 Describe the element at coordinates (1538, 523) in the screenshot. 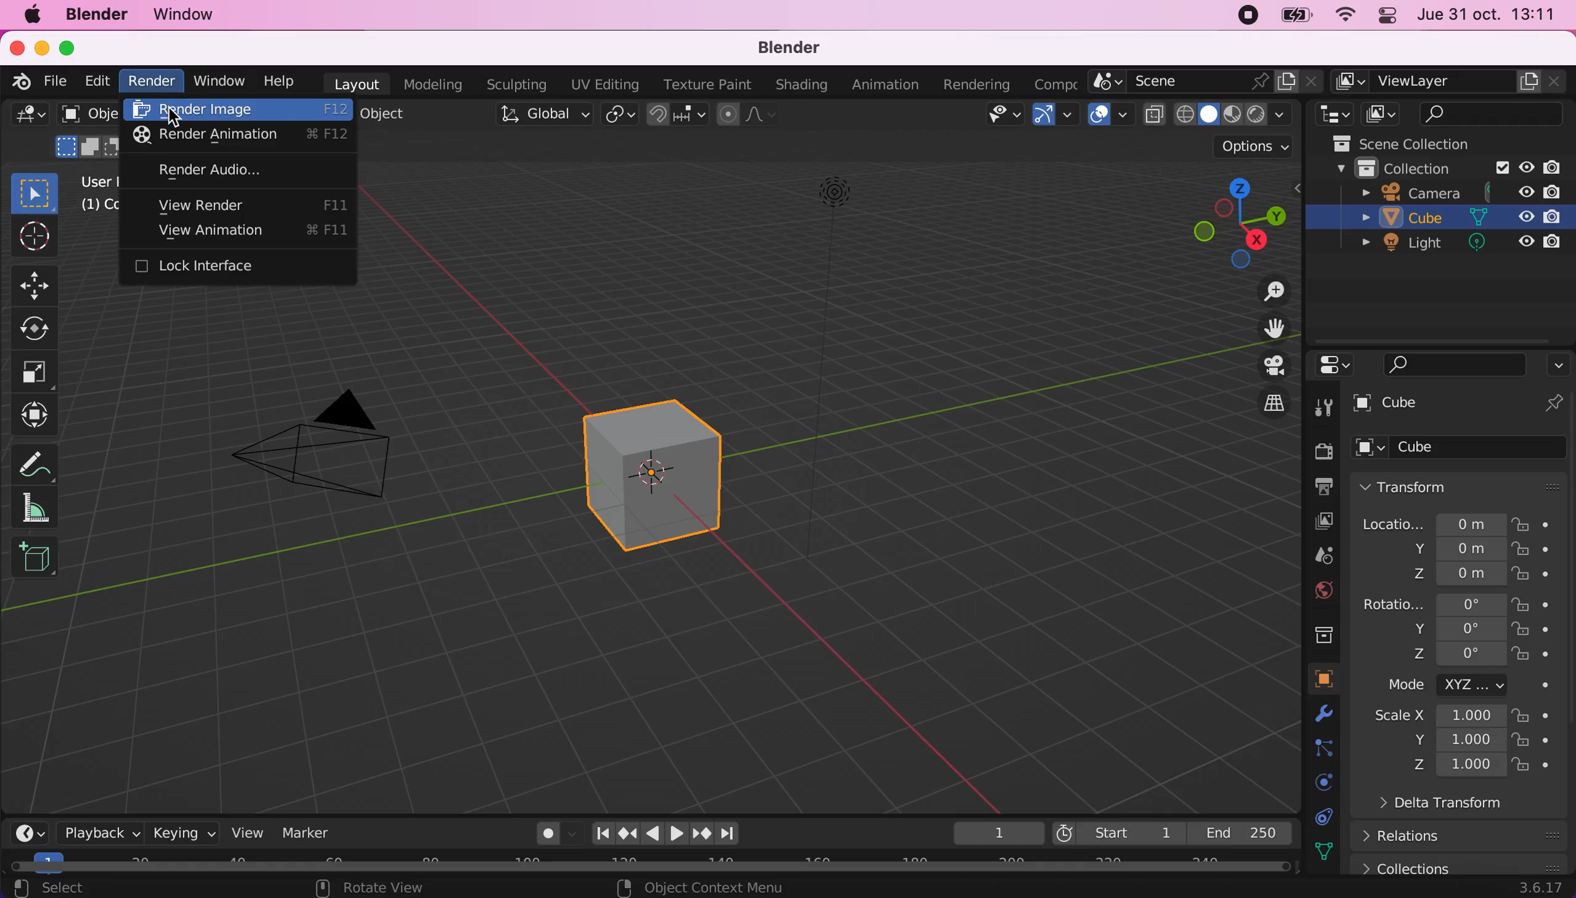

I see `lock` at that location.